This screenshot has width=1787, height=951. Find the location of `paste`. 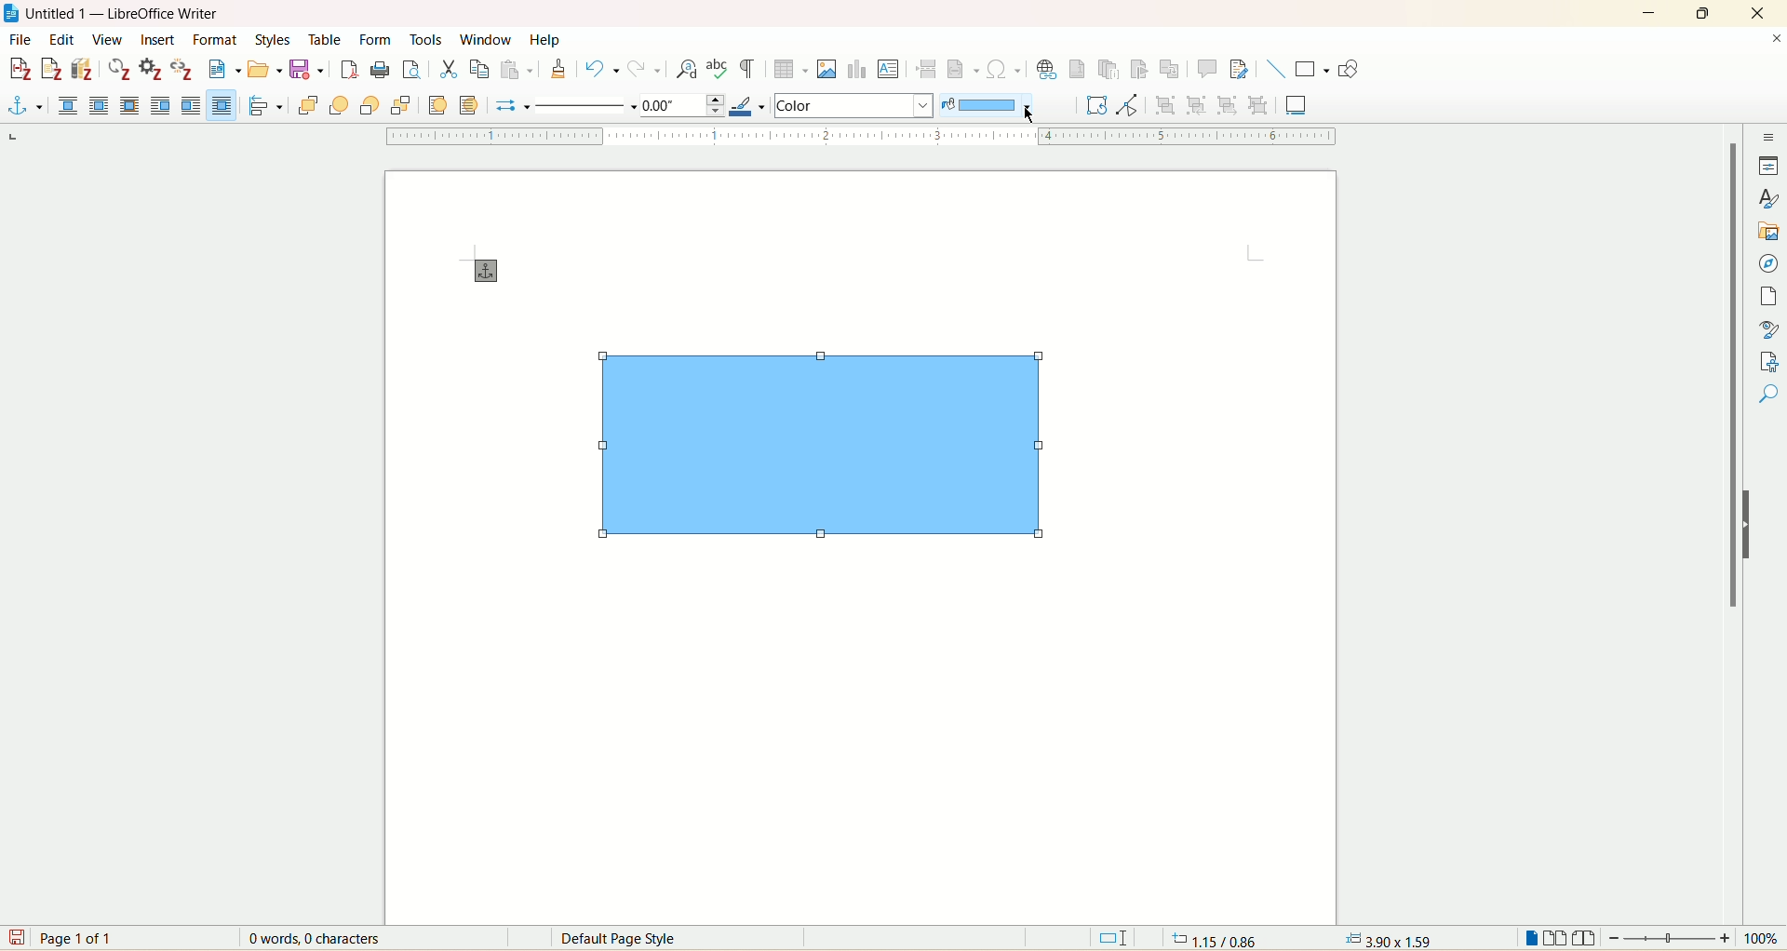

paste is located at coordinates (517, 69).